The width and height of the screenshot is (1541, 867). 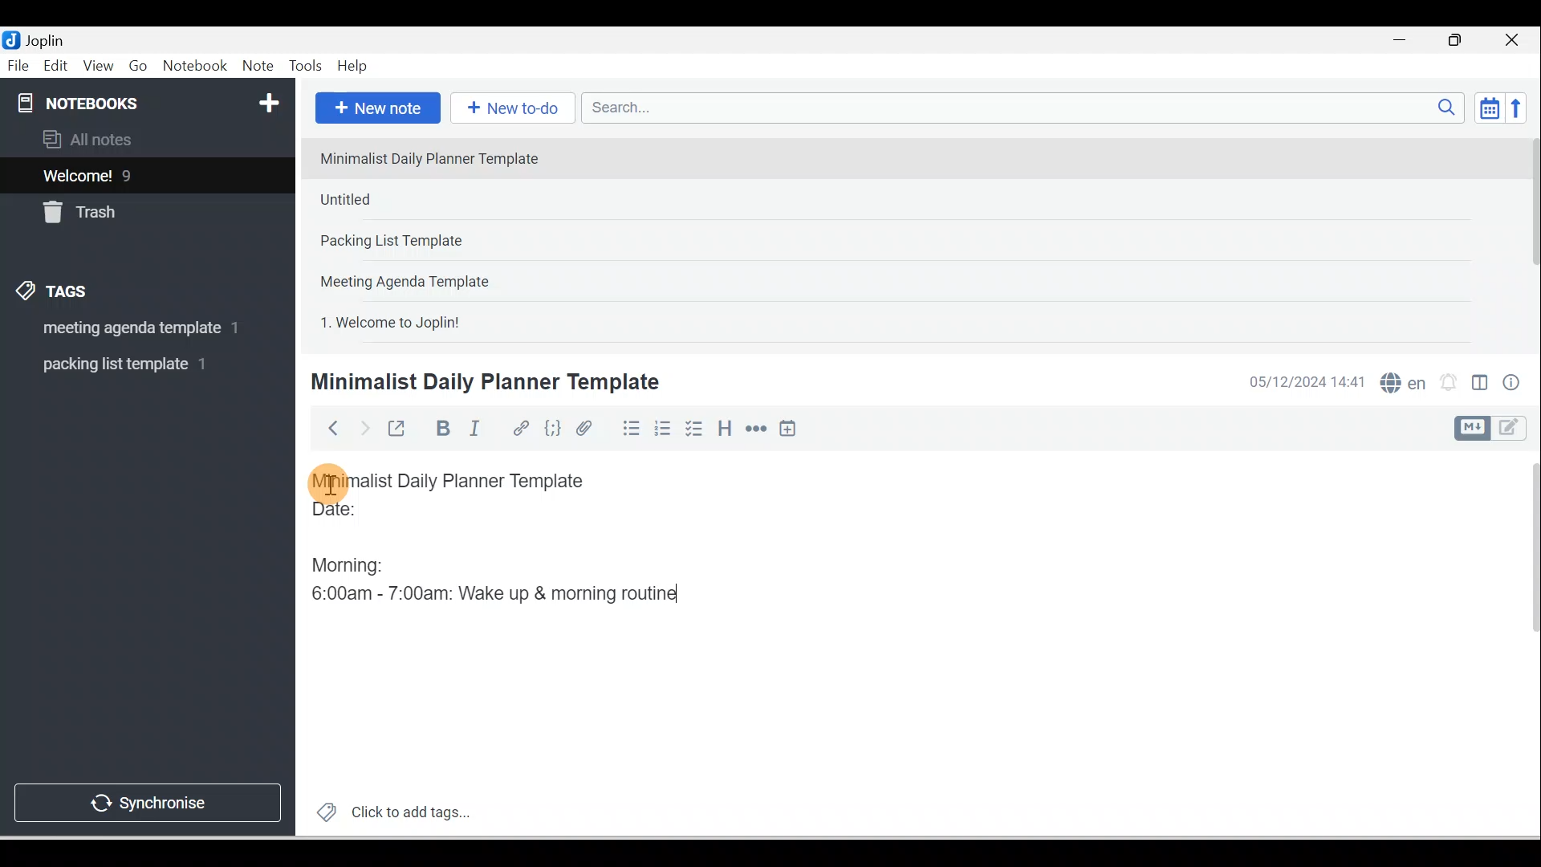 I want to click on Notes, so click(x=136, y=172).